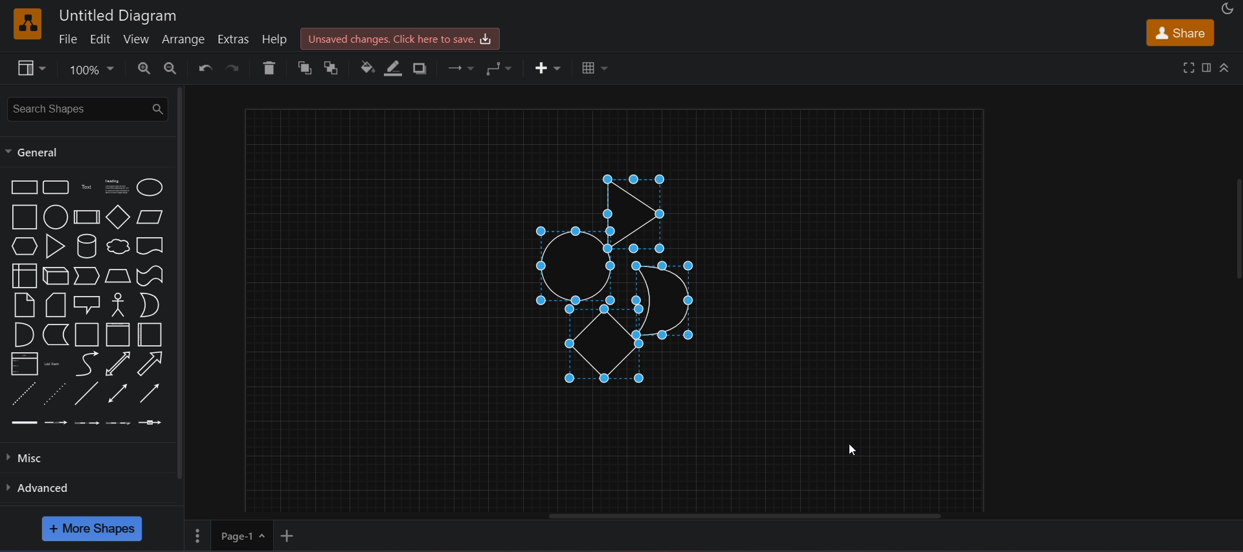 This screenshot has width=1243, height=552. Describe the element at coordinates (23, 363) in the screenshot. I see `list` at that location.